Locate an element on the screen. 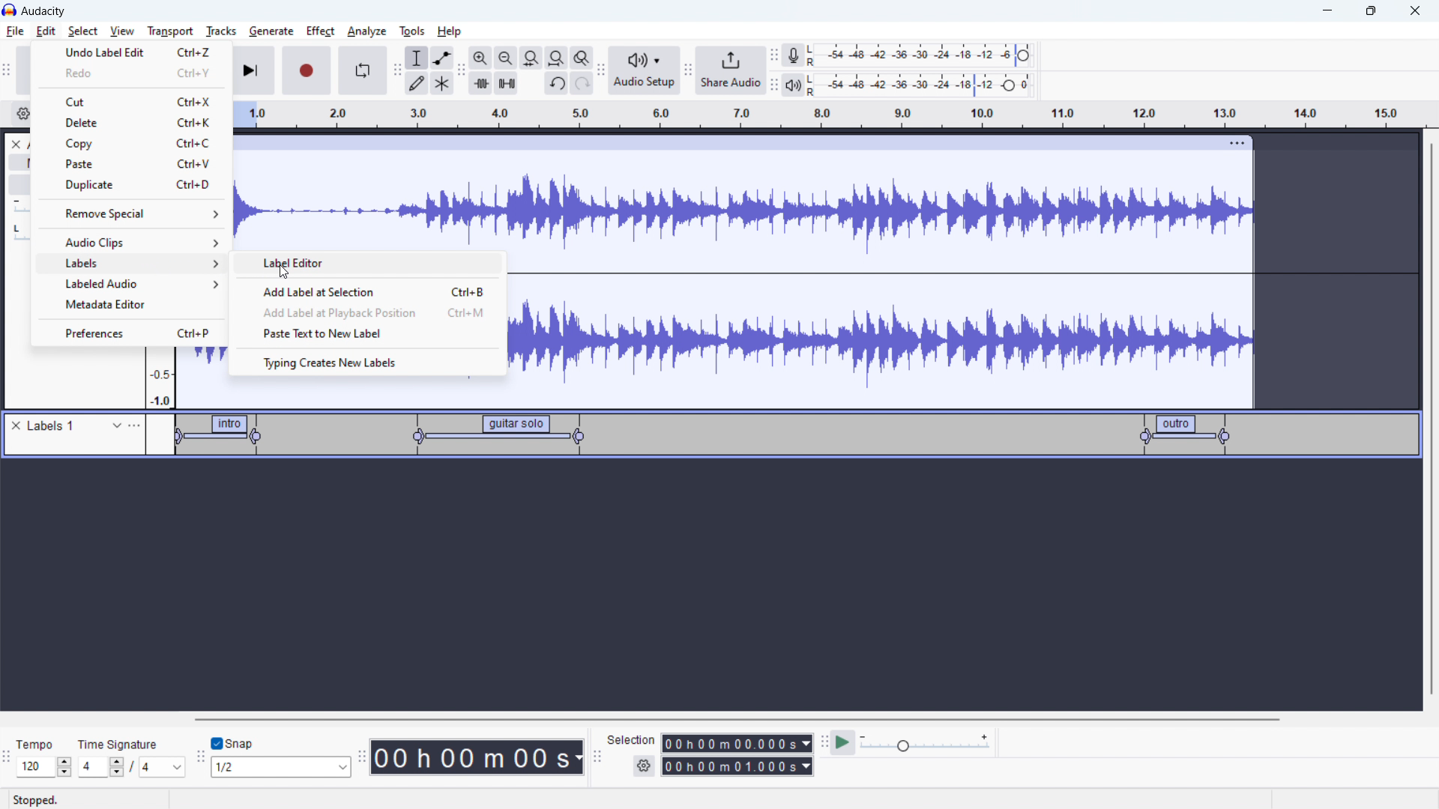  select snapping is located at coordinates (281, 766).